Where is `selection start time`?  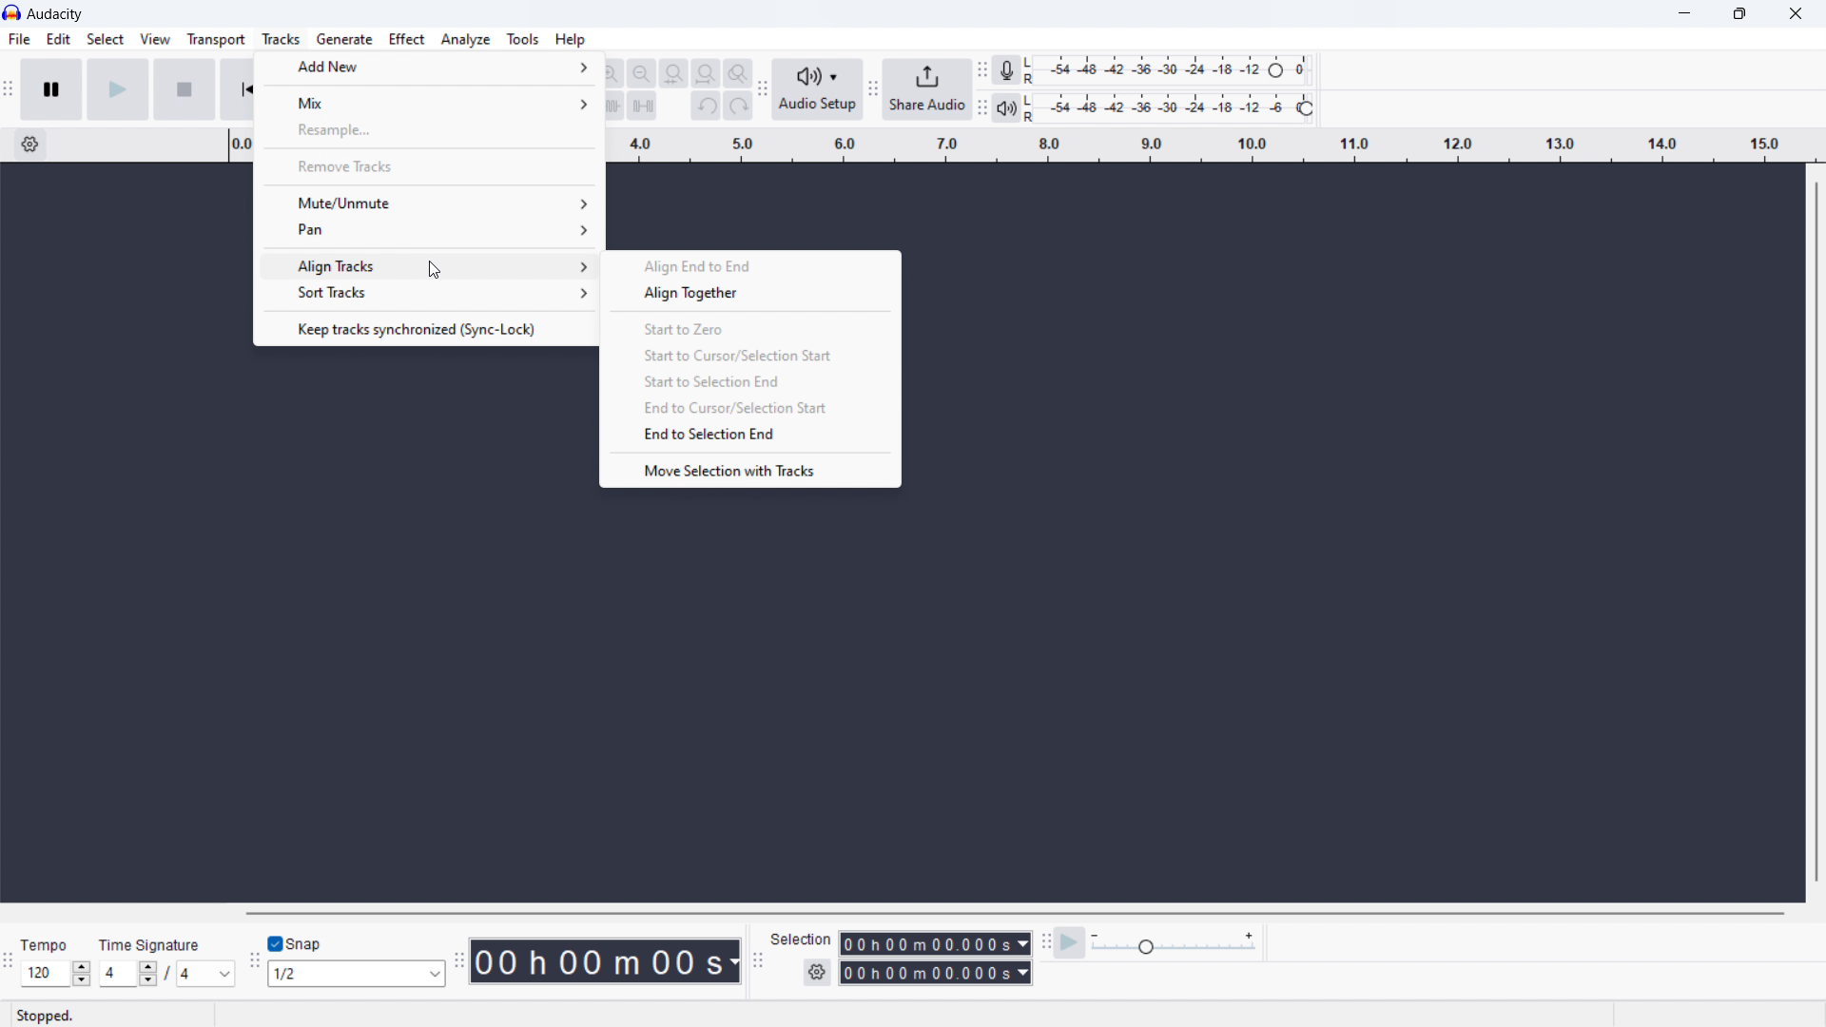 selection start time is located at coordinates (936, 943).